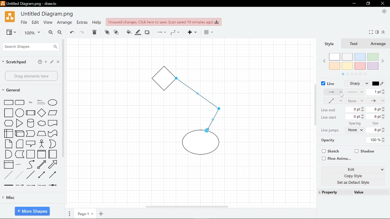 The image size is (390, 219). Describe the element at coordinates (82, 32) in the screenshot. I see `Redo` at that location.